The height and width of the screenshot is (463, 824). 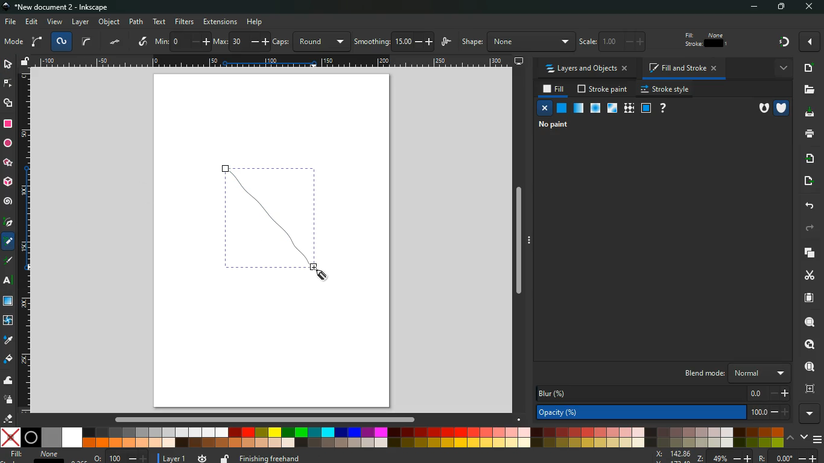 What do you see at coordinates (184, 22) in the screenshot?
I see `filters` at bounding box center [184, 22].